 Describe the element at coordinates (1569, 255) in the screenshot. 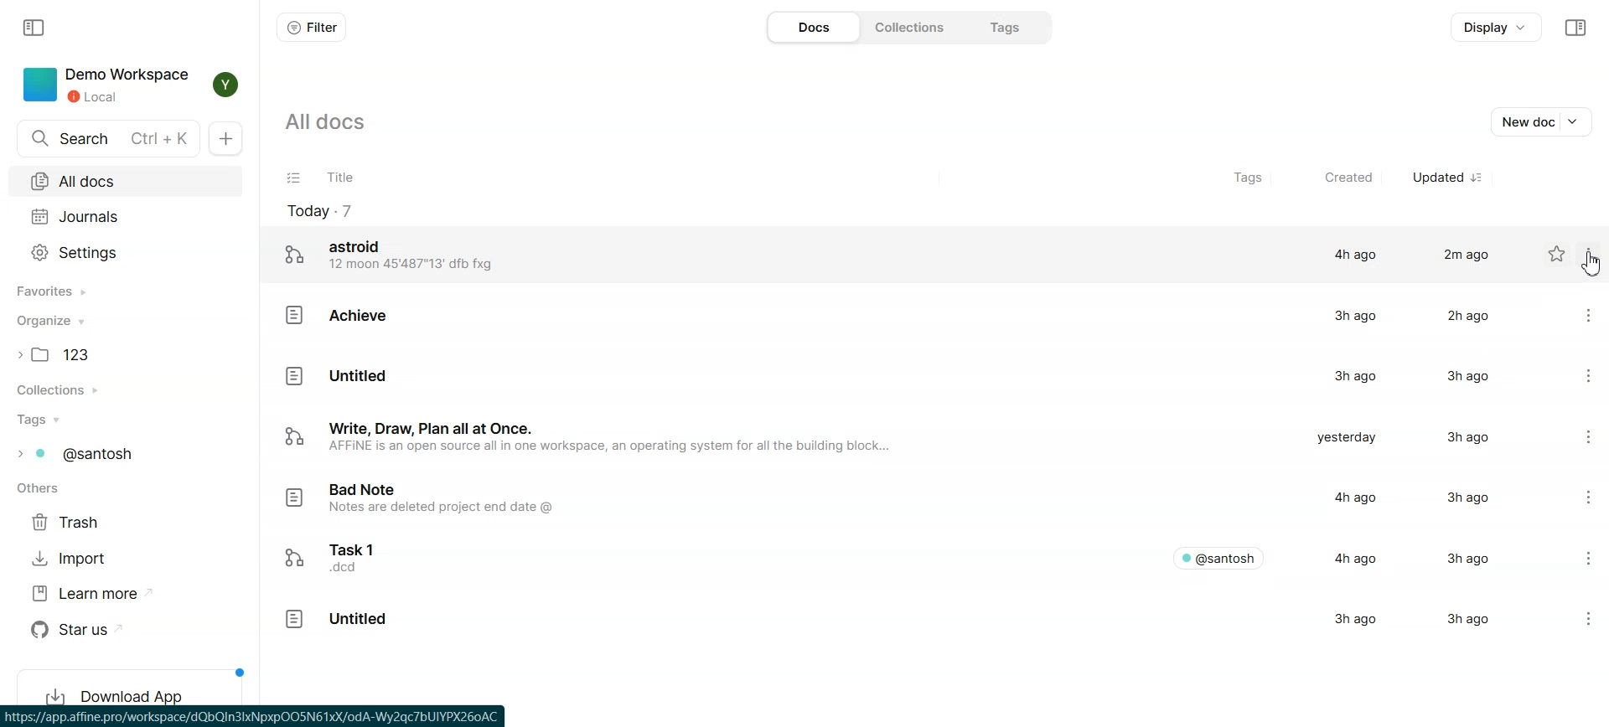

I see `Settings` at that location.